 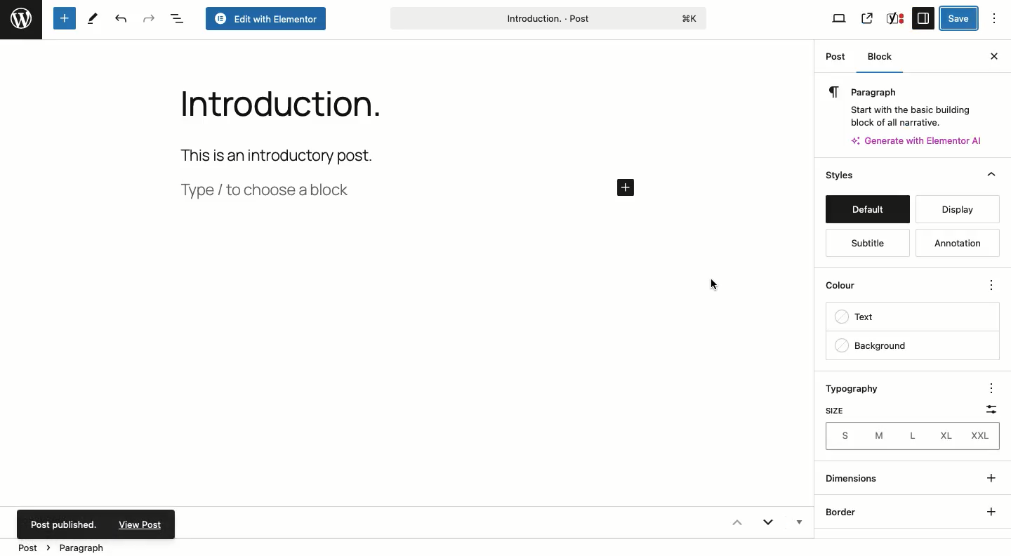 What do you see at coordinates (548, 17) in the screenshot?
I see `Introduction title` at bounding box center [548, 17].